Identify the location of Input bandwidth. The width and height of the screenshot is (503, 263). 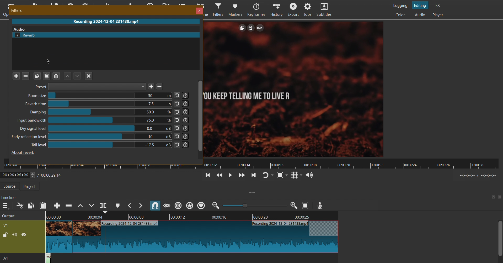
(103, 120).